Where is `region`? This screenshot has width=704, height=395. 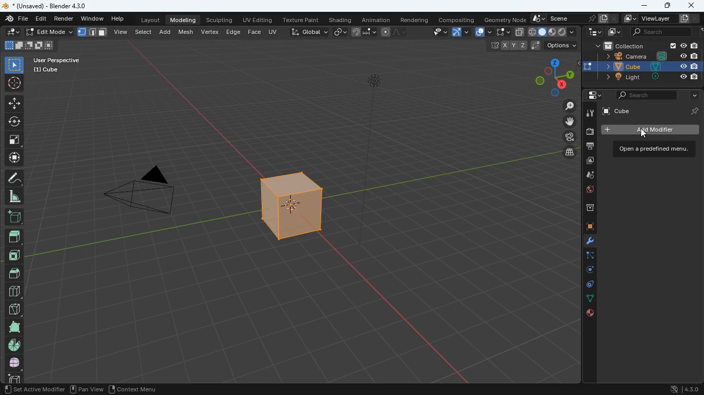 region is located at coordinates (55, 390).